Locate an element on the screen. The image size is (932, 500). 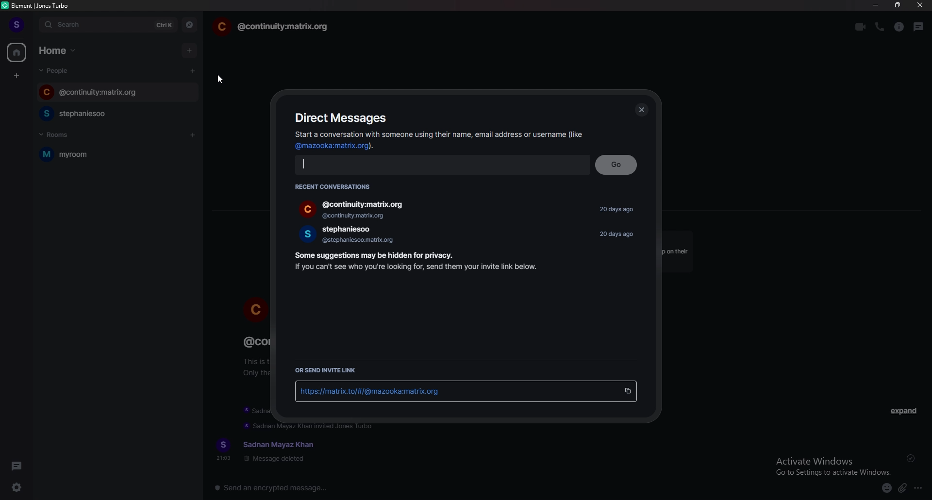
text is located at coordinates (268, 451).